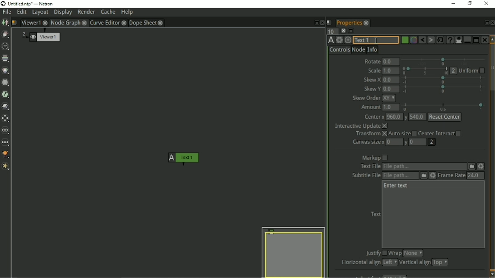  Describe the element at coordinates (442, 262) in the screenshot. I see `top` at that location.